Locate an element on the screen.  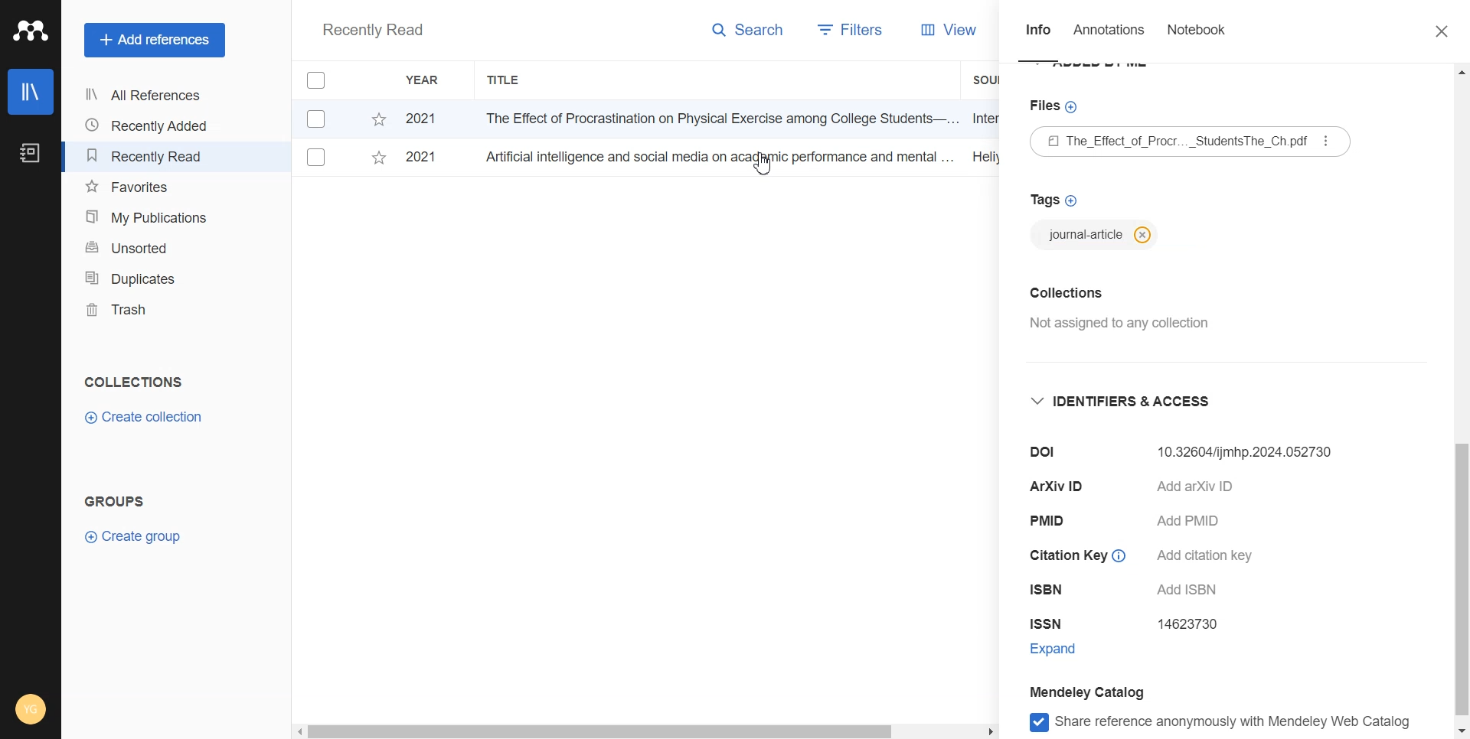
Checkbox is located at coordinates (319, 118).